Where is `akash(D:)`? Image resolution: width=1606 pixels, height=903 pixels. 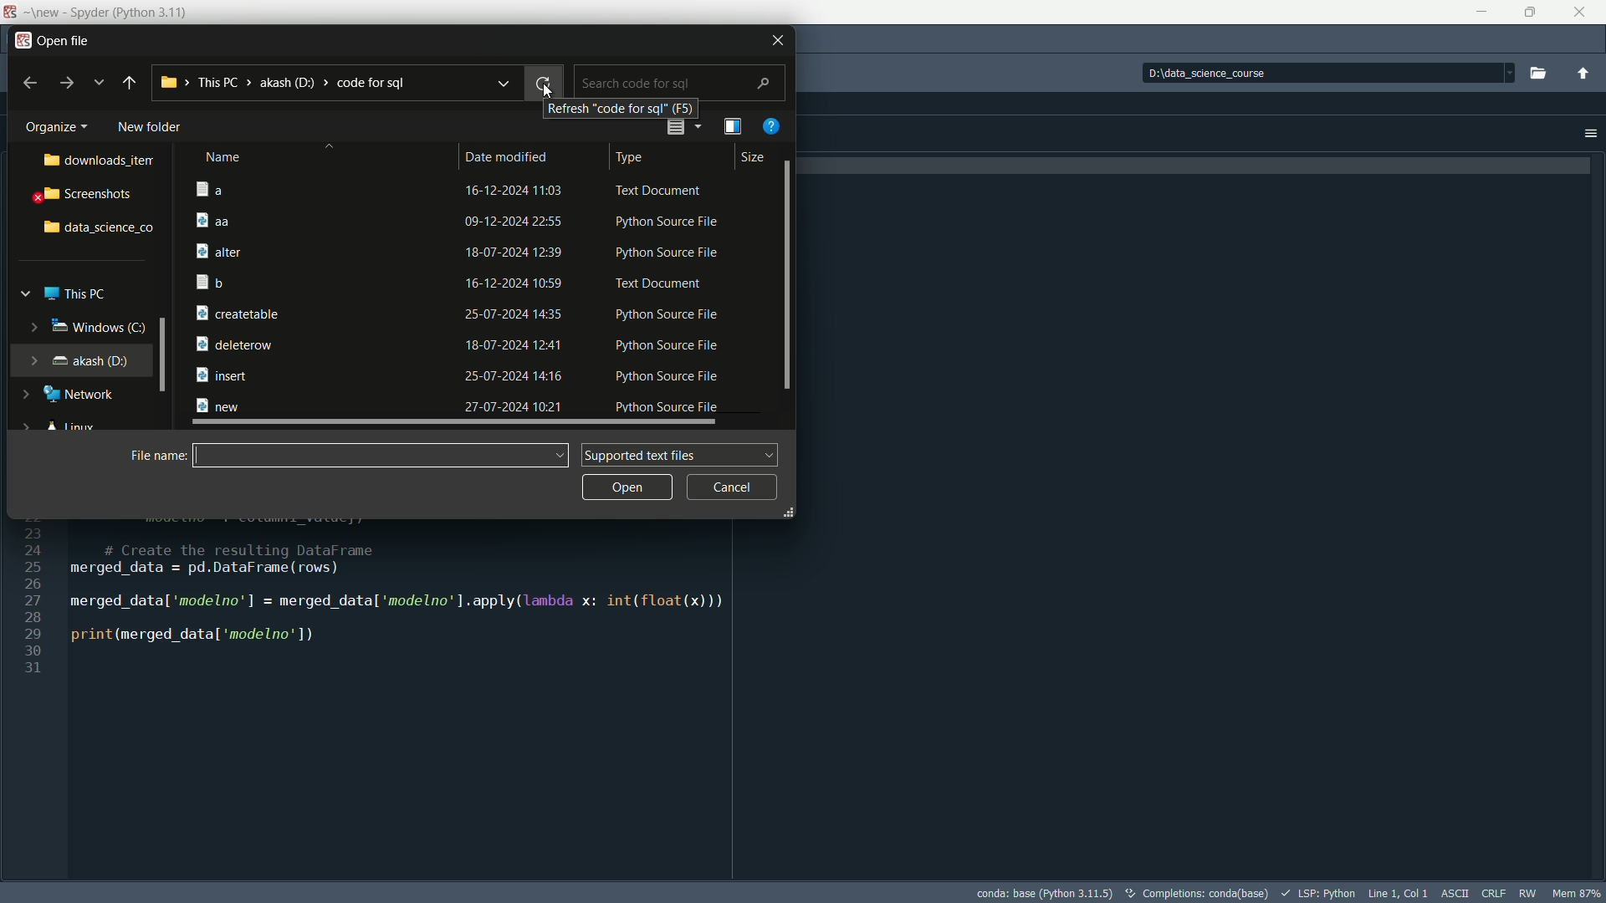
akash(D:) is located at coordinates (90, 360).